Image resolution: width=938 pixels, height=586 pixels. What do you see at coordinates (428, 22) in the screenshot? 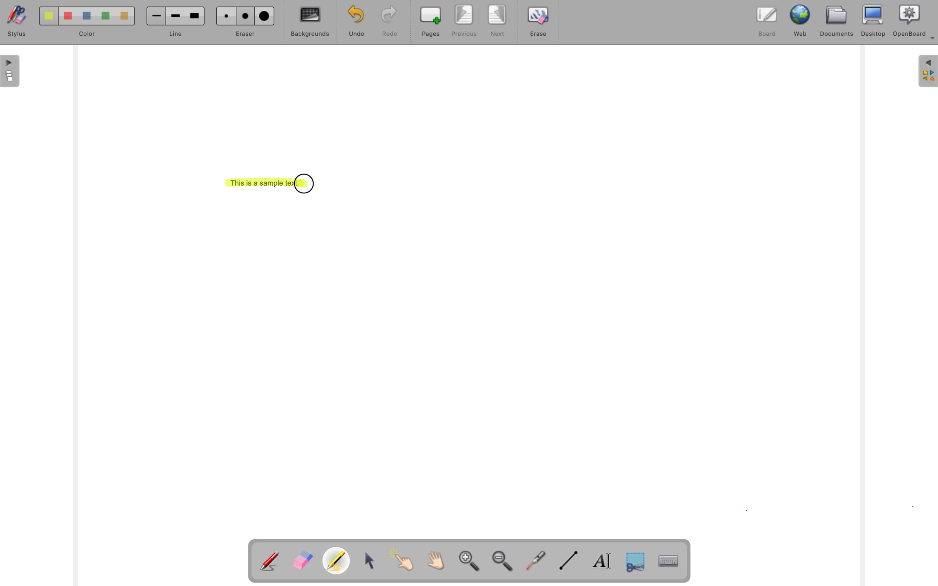
I see `pages` at bounding box center [428, 22].